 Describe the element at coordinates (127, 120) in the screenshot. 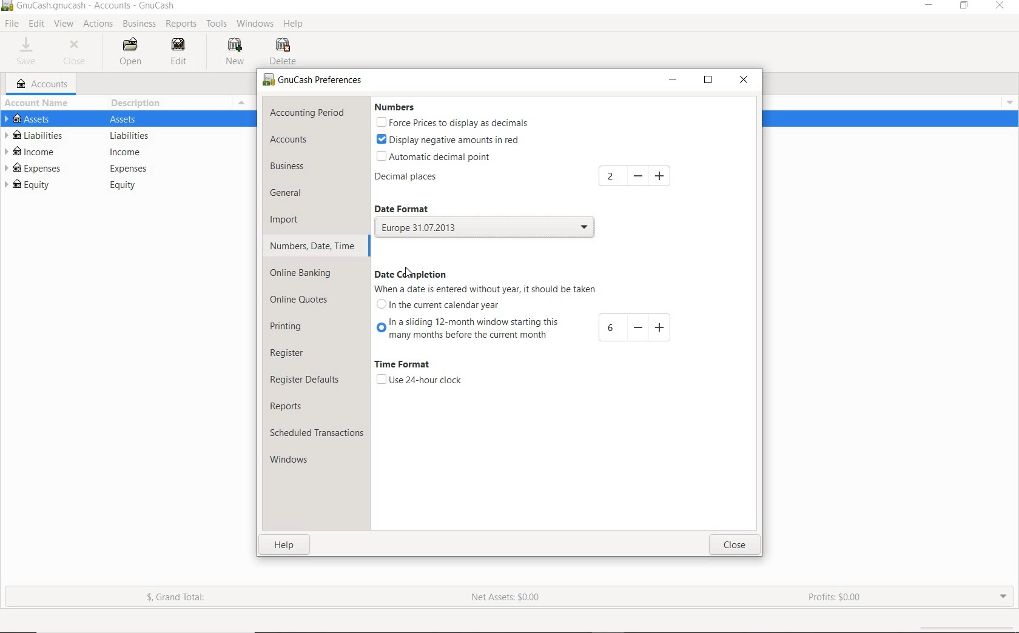

I see `ASSETS` at that location.